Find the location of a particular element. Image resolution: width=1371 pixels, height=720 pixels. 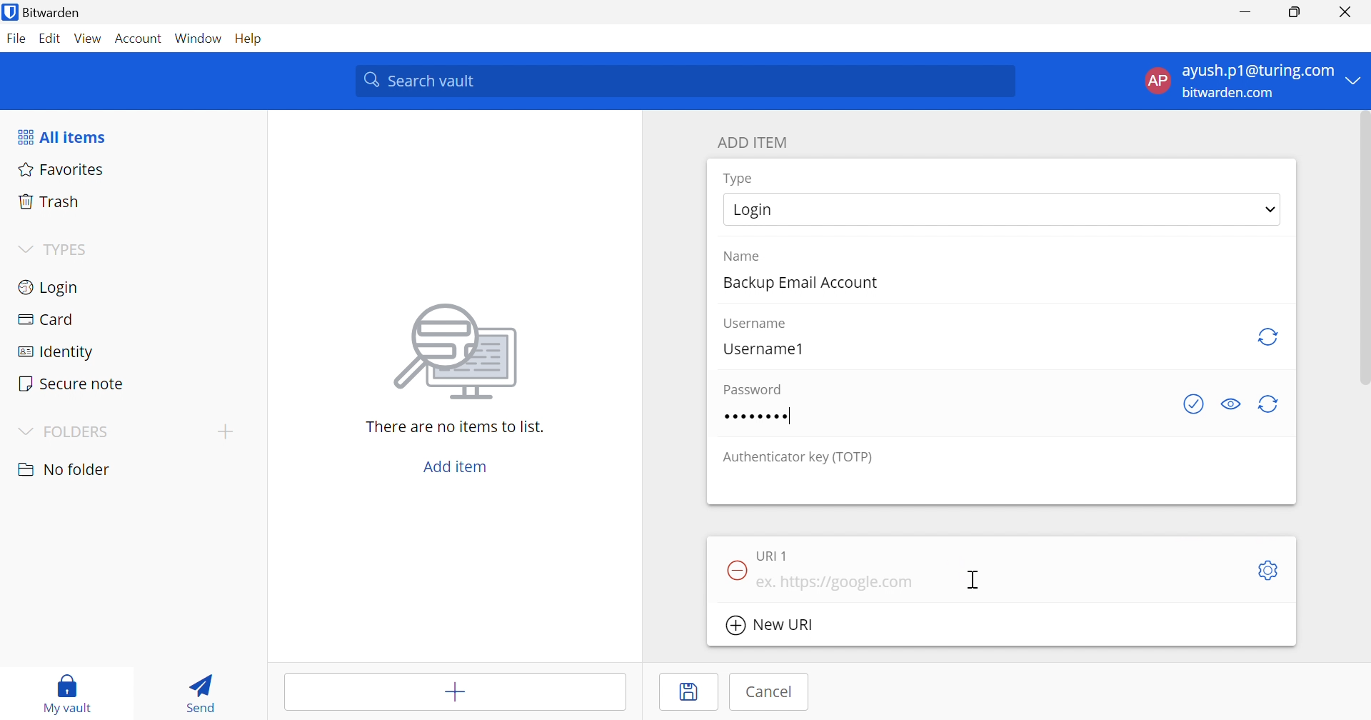

AP is located at coordinates (1156, 81).